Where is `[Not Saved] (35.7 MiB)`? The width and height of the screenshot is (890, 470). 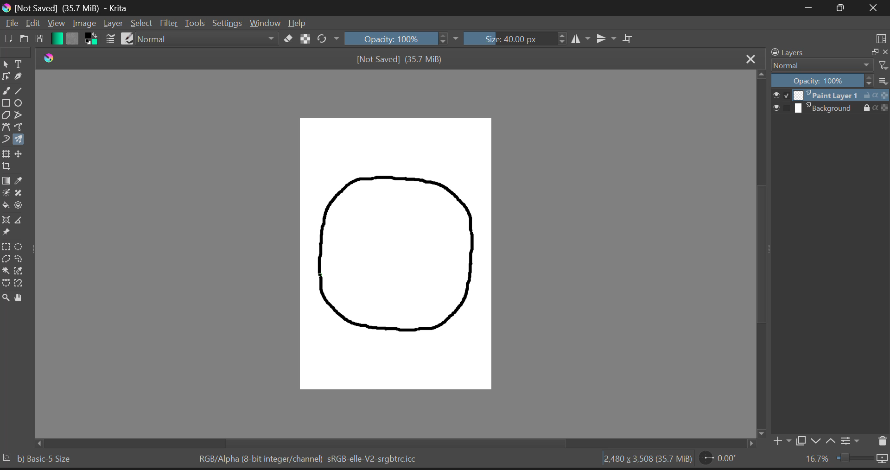 [Not Saved] (35.7 MiB) is located at coordinates (401, 60).